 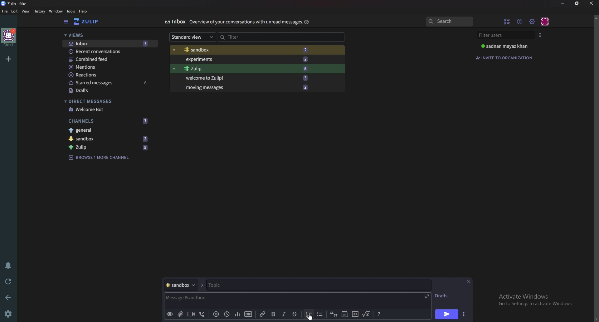 What do you see at coordinates (180, 315) in the screenshot?
I see `Add a file` at bounding box center [180, 315].